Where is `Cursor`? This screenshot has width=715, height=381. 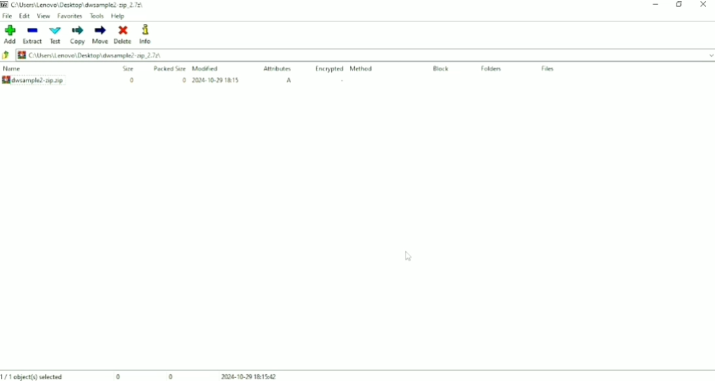
Cursor is located at coordinates (409, 257).